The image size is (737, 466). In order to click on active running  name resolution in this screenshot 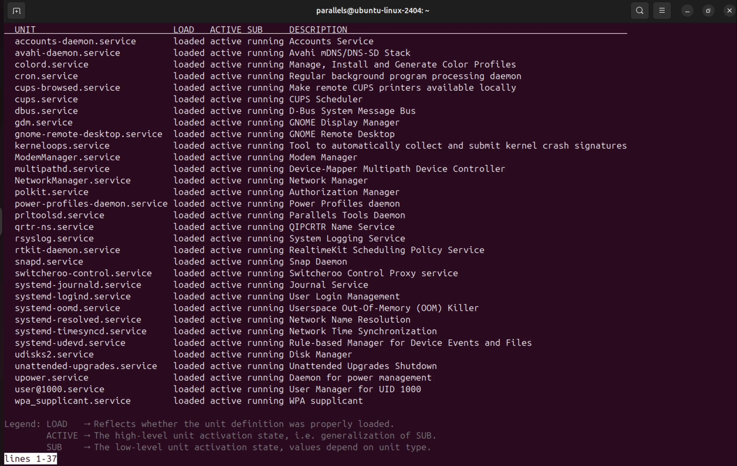, I will do `click(329, 321)`.